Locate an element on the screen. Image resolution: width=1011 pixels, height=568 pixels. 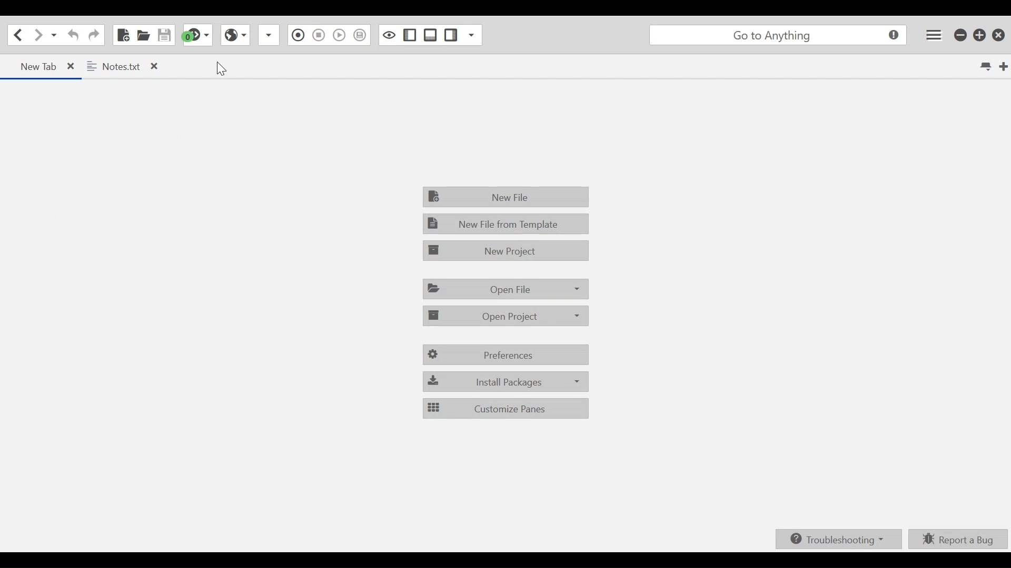
Recent Location is located at coordinates (53, 35).